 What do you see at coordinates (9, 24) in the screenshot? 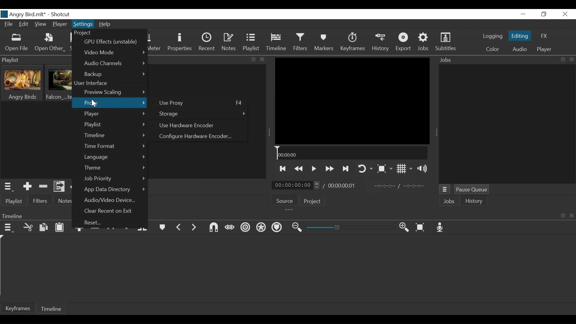
I see `File` at bounding box center [9, 24].